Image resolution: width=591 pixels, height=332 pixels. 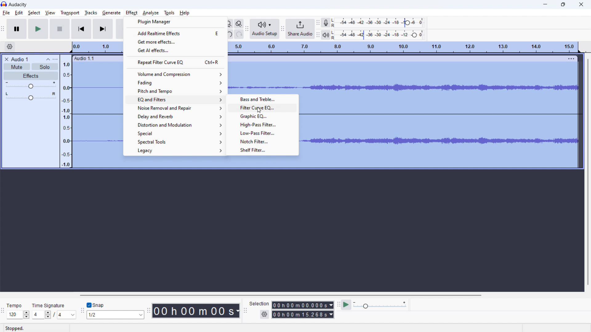 I want to click on selection toolbar, so click(x=245, y=310).